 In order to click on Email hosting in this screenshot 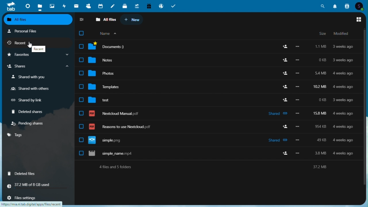, I will do `click(161, 6)`.